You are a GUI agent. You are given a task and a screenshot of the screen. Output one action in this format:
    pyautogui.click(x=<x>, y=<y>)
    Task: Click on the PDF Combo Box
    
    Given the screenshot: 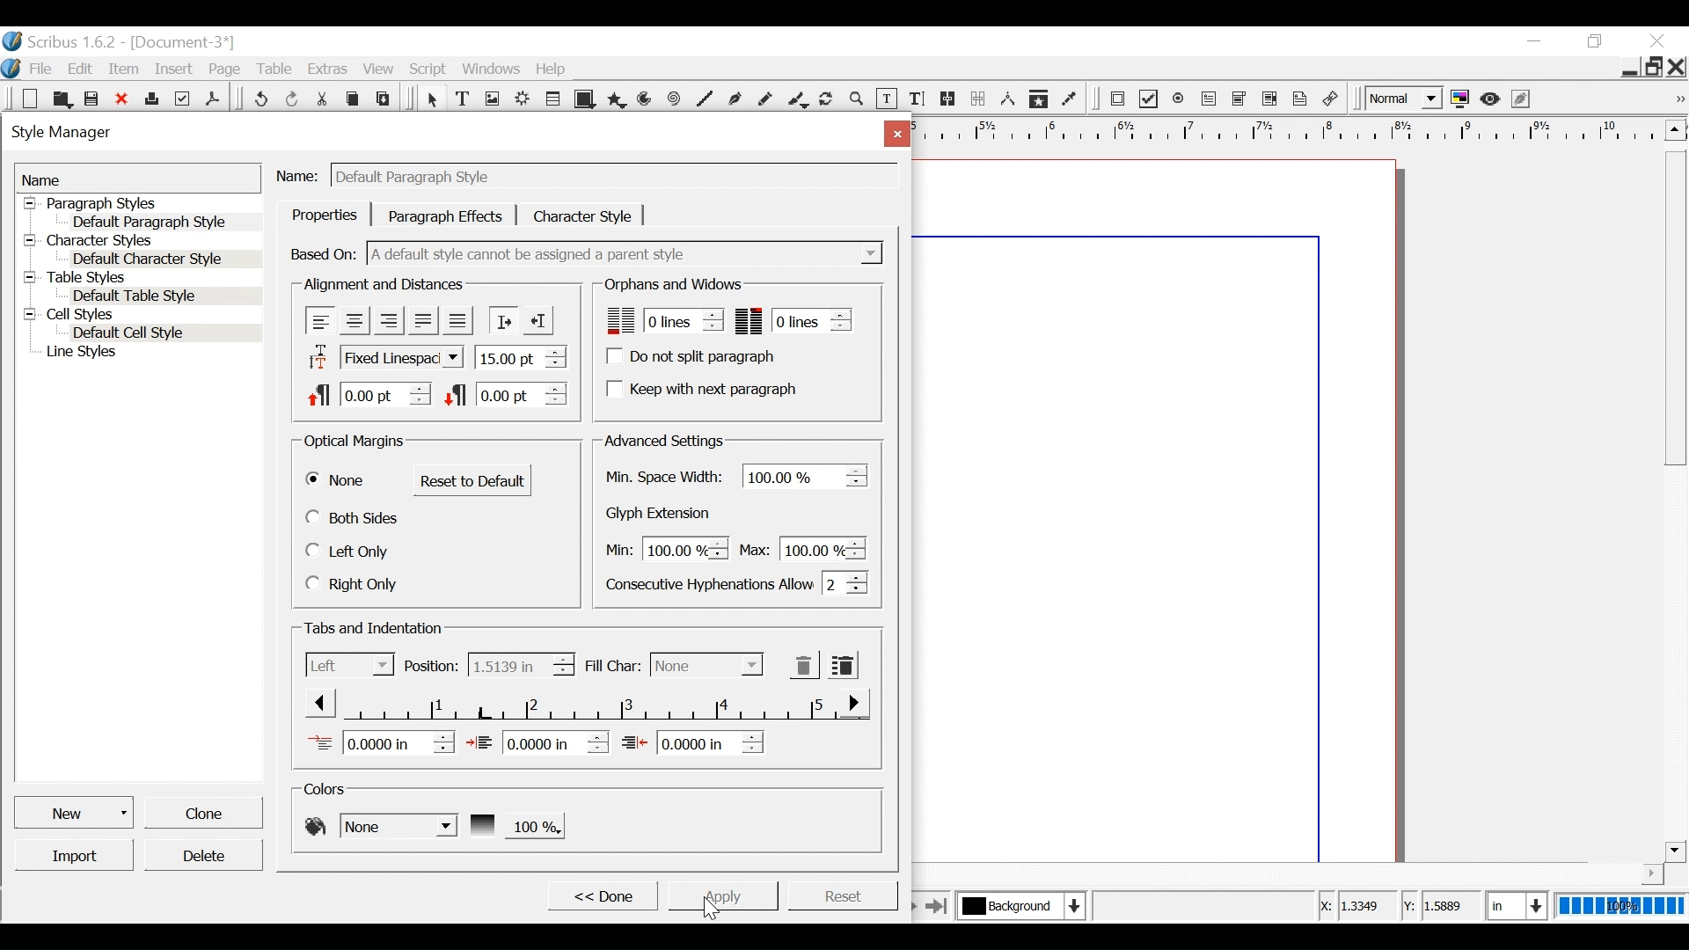 What is the action you would take?
    pyautogui.click(x=1241, y=99)
    